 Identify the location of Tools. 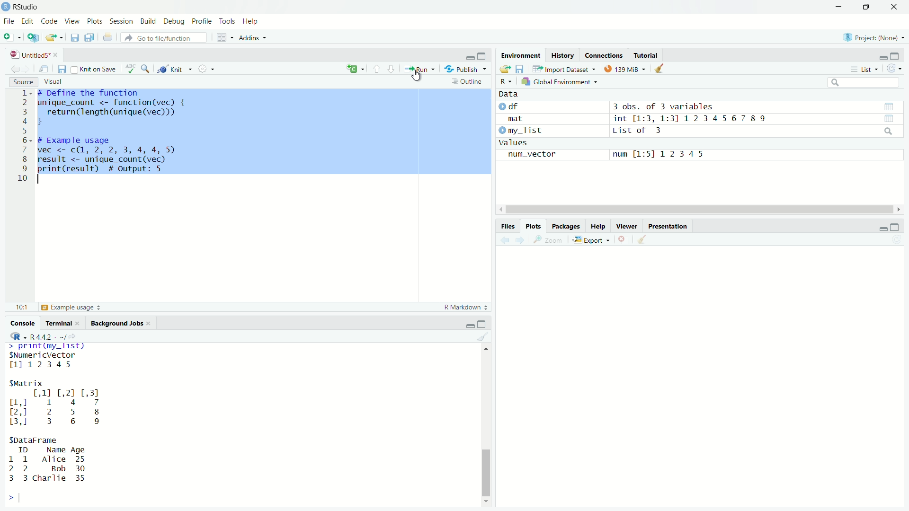
(228, 20).